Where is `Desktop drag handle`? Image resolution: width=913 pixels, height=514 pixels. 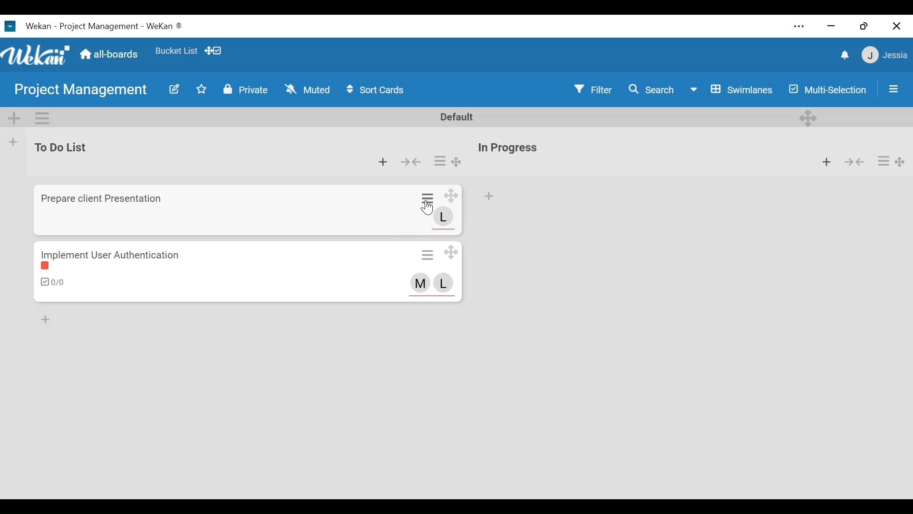 Desktop drag handle is located at coordinates (901, 162).